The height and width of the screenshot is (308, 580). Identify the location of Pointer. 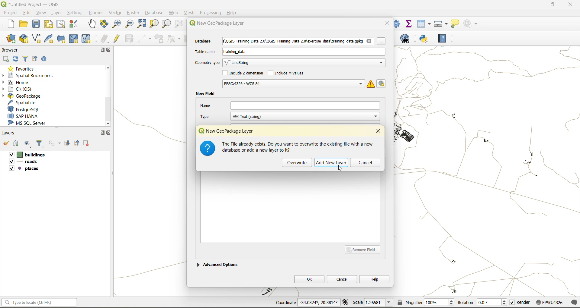
(343, 169).